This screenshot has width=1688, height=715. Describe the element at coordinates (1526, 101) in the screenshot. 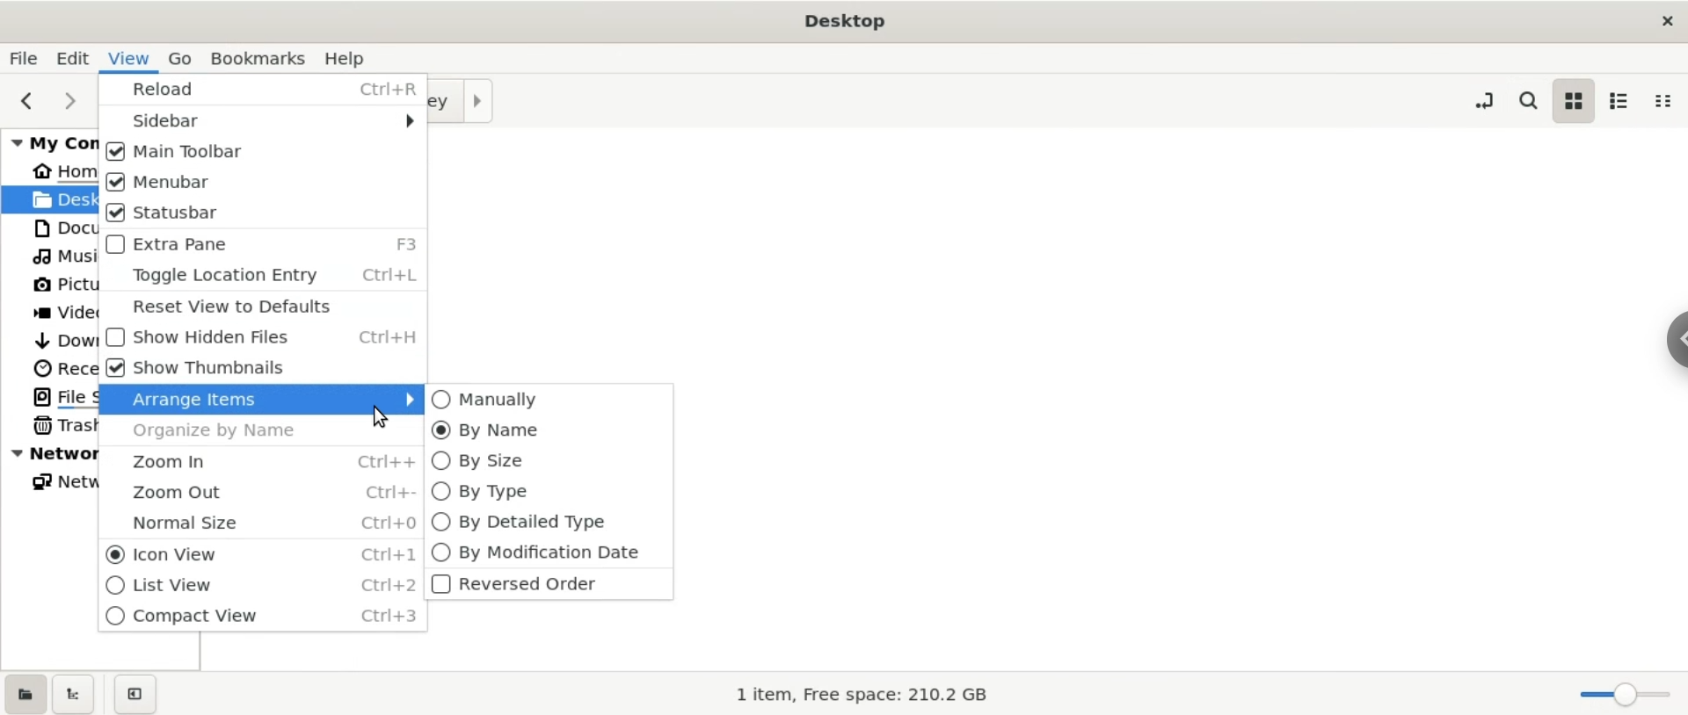

I see `search ` at that location.